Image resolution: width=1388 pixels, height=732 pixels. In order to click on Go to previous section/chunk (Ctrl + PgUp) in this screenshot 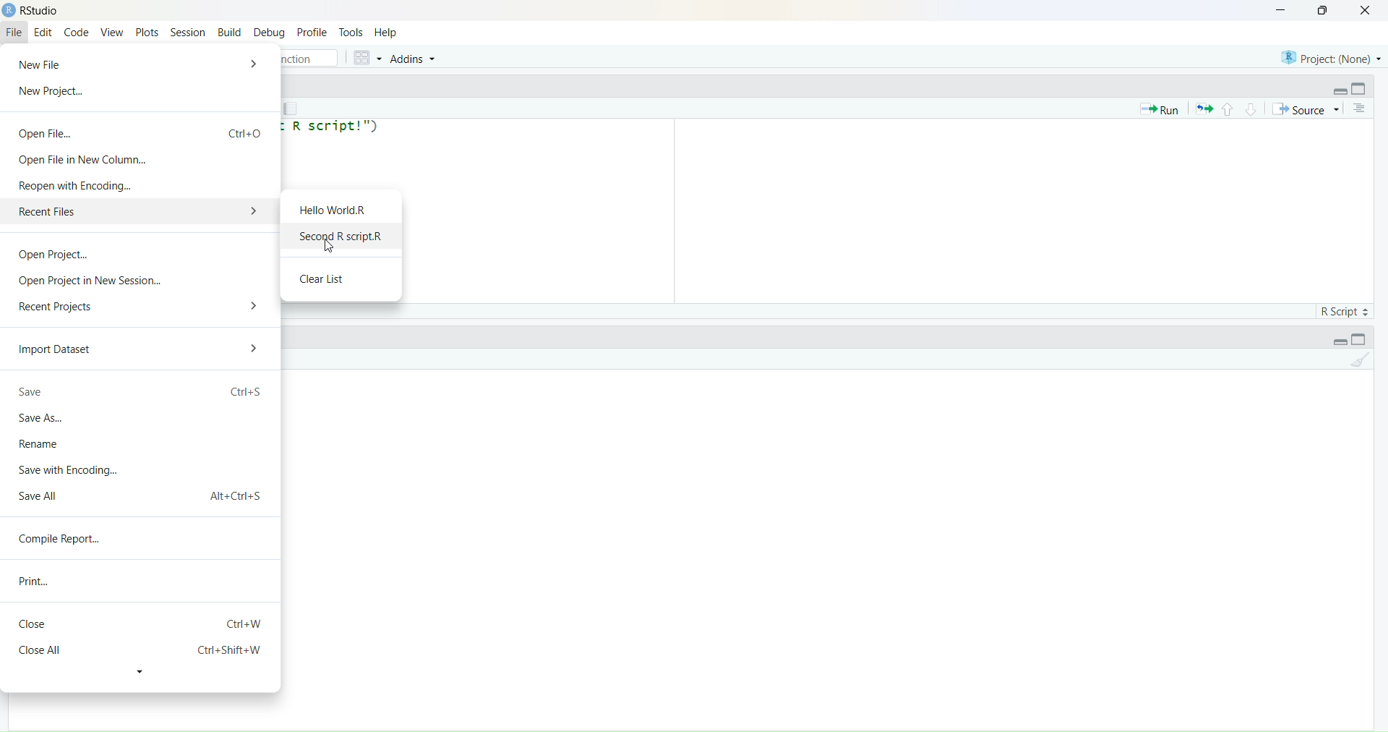, I will do `click(1227, 108)`.